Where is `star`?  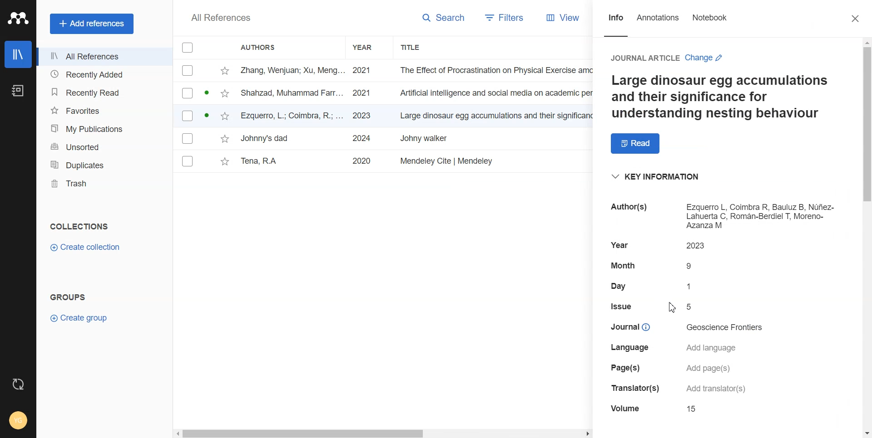
star is located at coordinates (226, 71).